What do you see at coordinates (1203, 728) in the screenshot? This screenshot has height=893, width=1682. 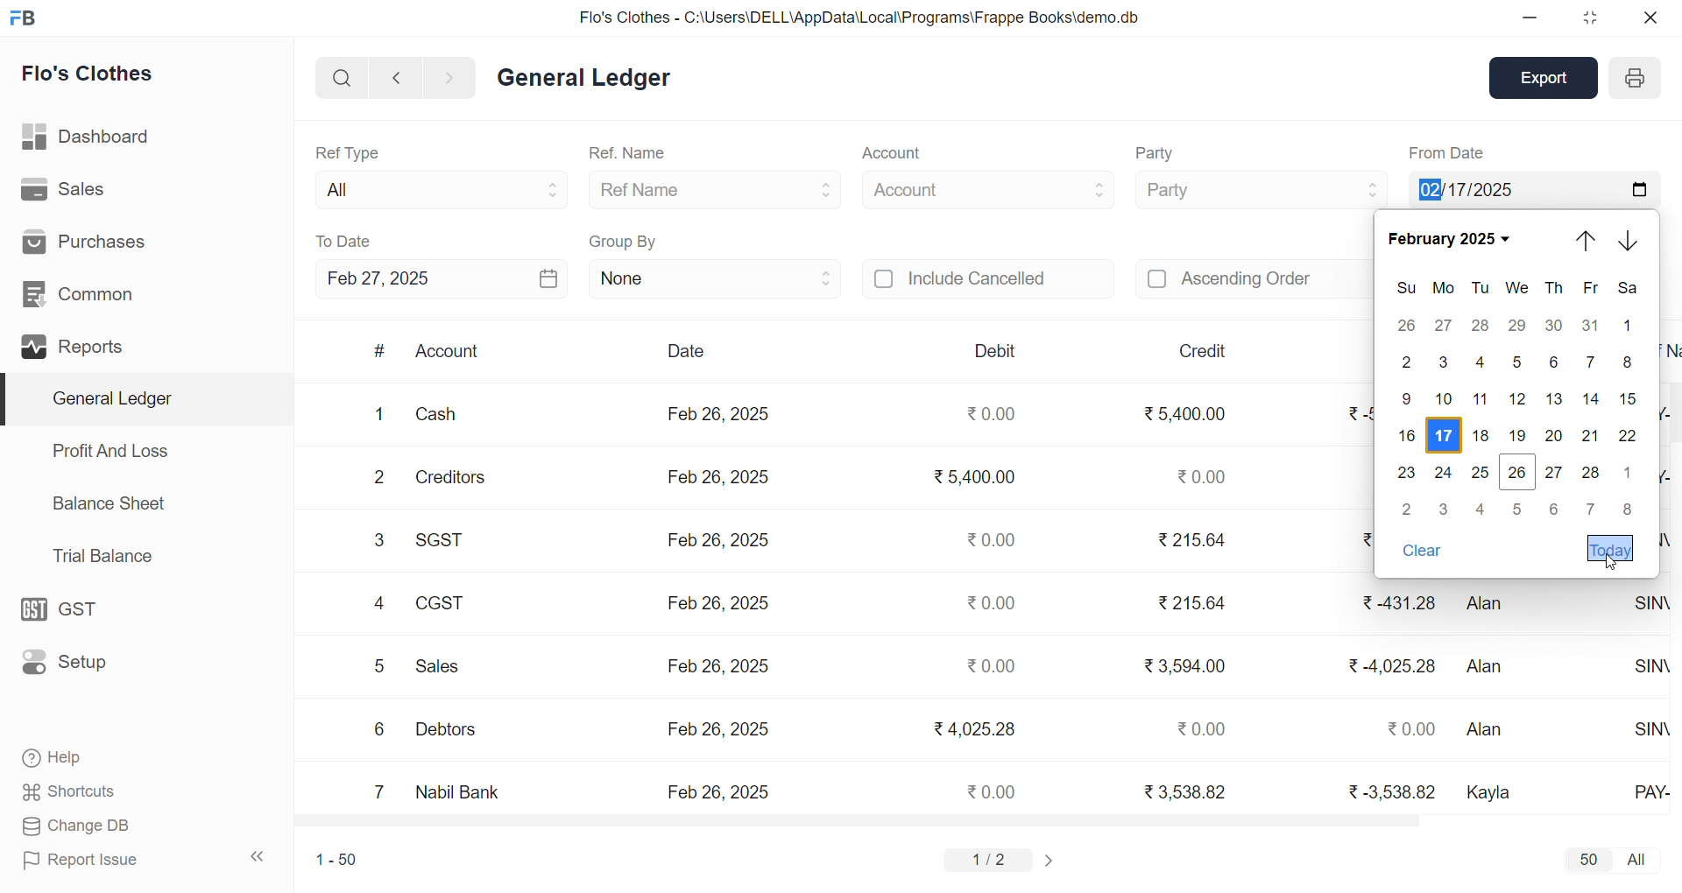 I see `₹0.00` at bounding box center [1203, 728].